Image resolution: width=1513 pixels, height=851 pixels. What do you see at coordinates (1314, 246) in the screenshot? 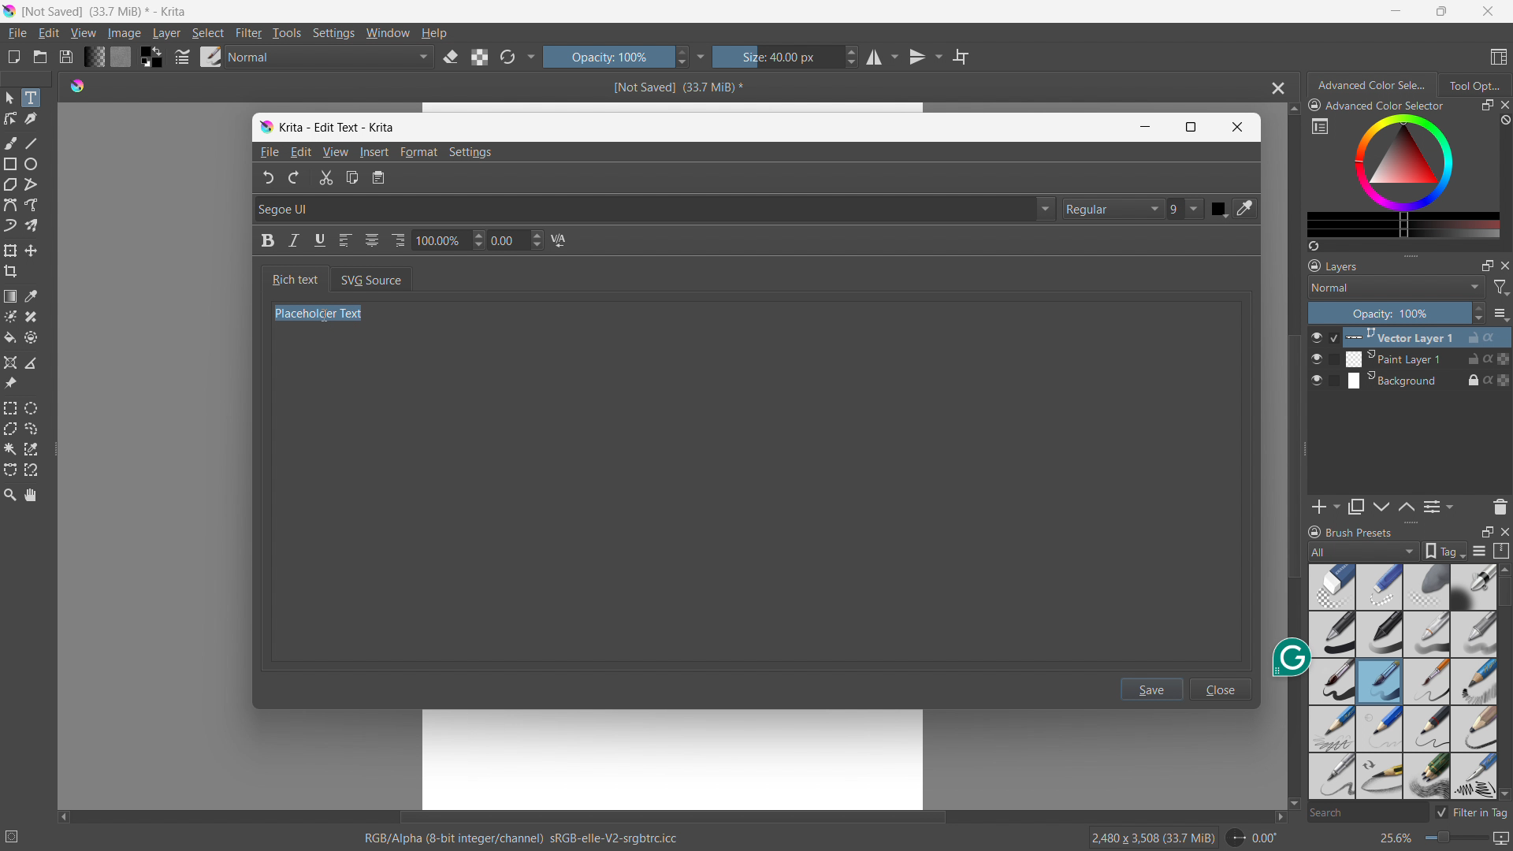
I see `create a list of colors from the picture` at bounding box center [1314, 246].